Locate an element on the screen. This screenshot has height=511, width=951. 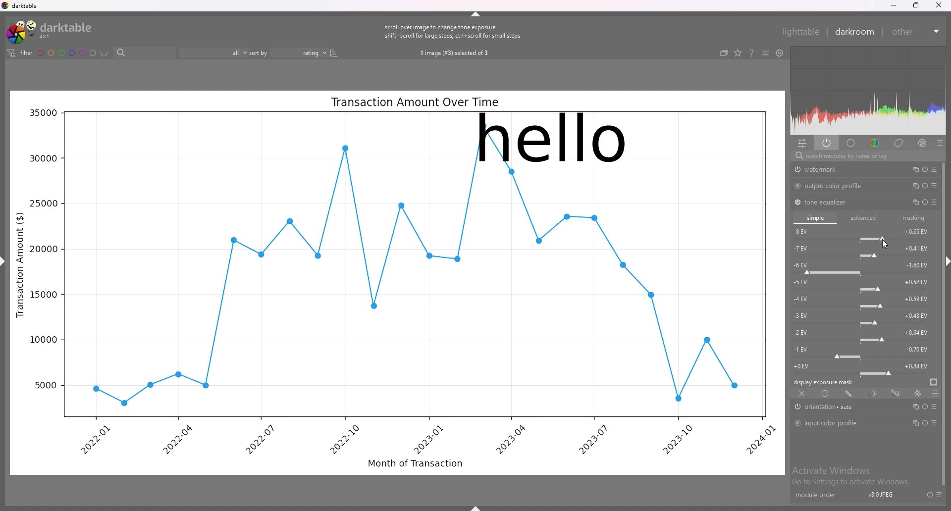
darkroom is located at coordinates (855, 32).